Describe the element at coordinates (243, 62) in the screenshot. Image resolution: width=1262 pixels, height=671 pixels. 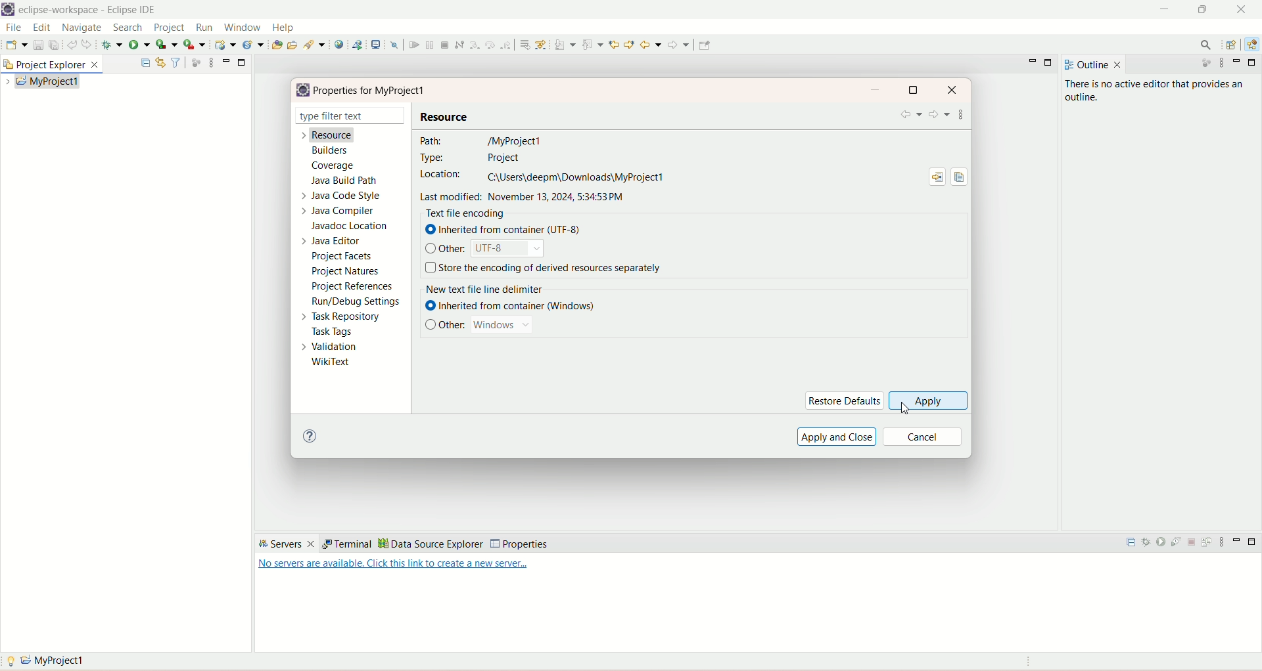
I see `minimize` at that location.